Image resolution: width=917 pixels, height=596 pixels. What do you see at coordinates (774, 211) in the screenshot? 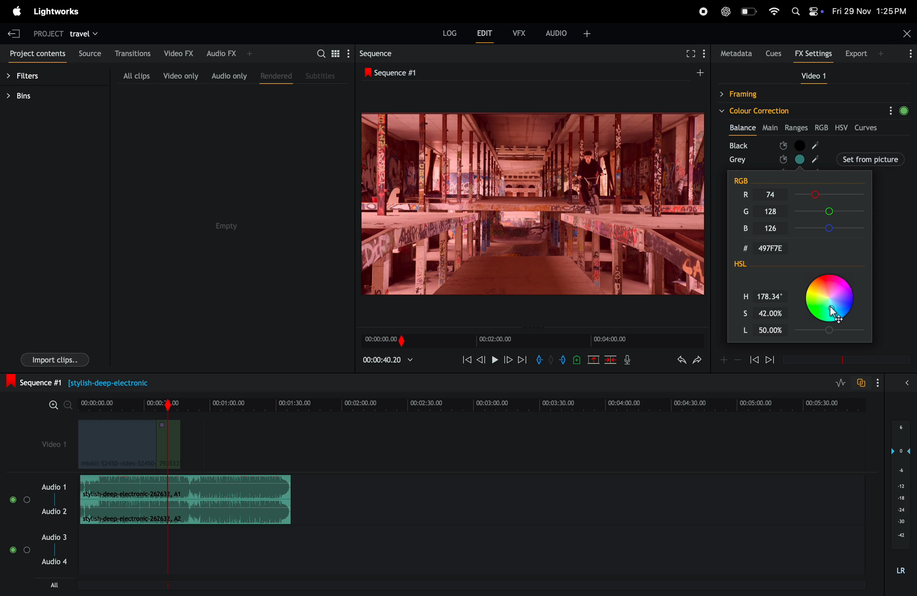
I see `G Input` at bounding box center [774, 211].